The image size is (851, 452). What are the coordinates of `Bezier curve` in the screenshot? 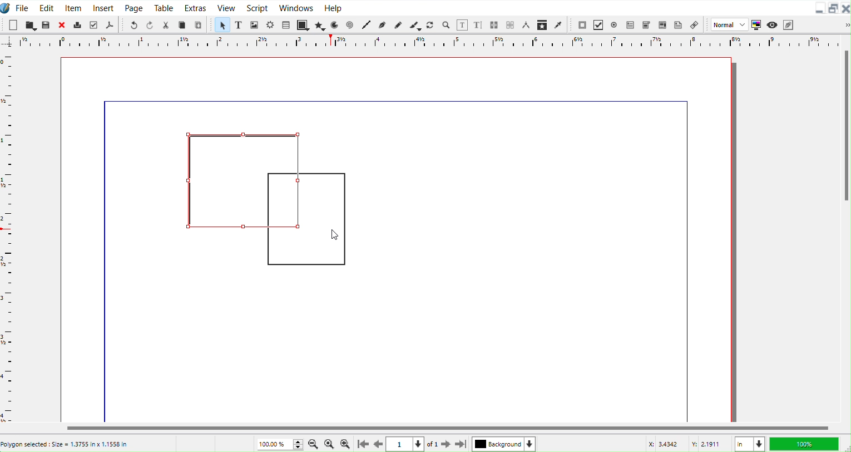 It's located at (383, 26).